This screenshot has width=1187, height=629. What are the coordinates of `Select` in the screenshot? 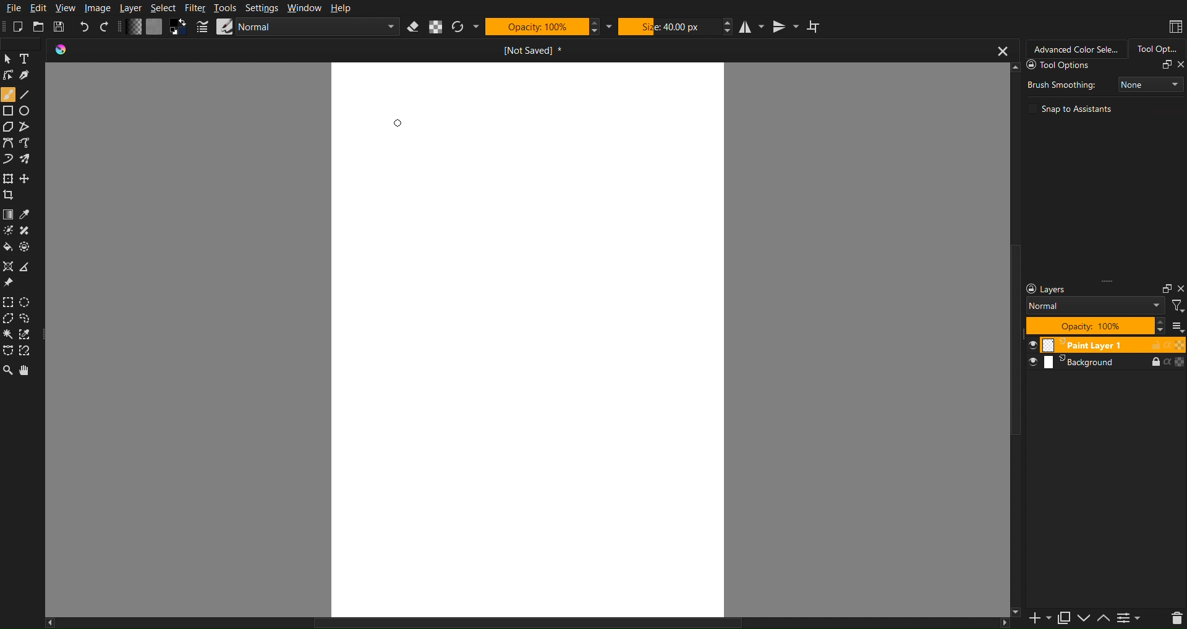 It's located at (164, 8).